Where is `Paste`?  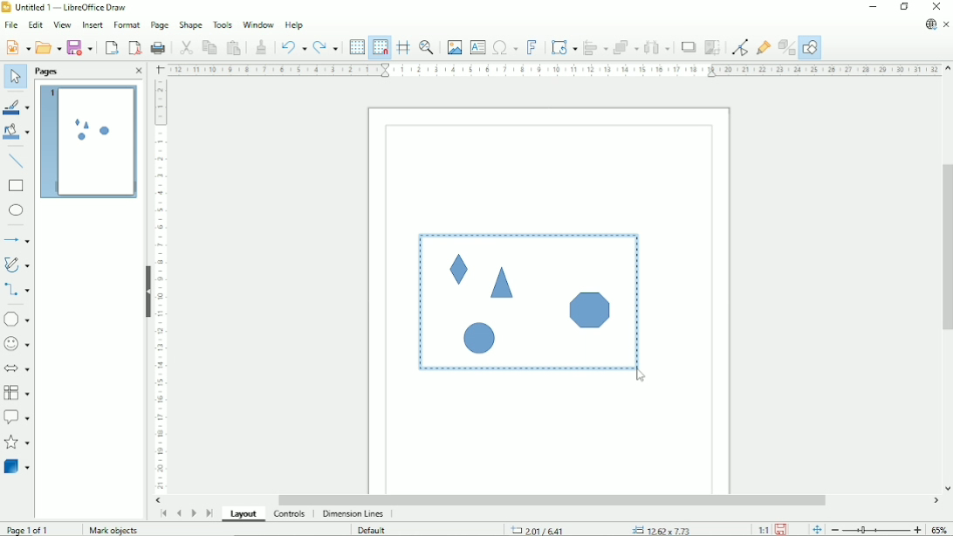 Paste is located at coordinates (234, 47).